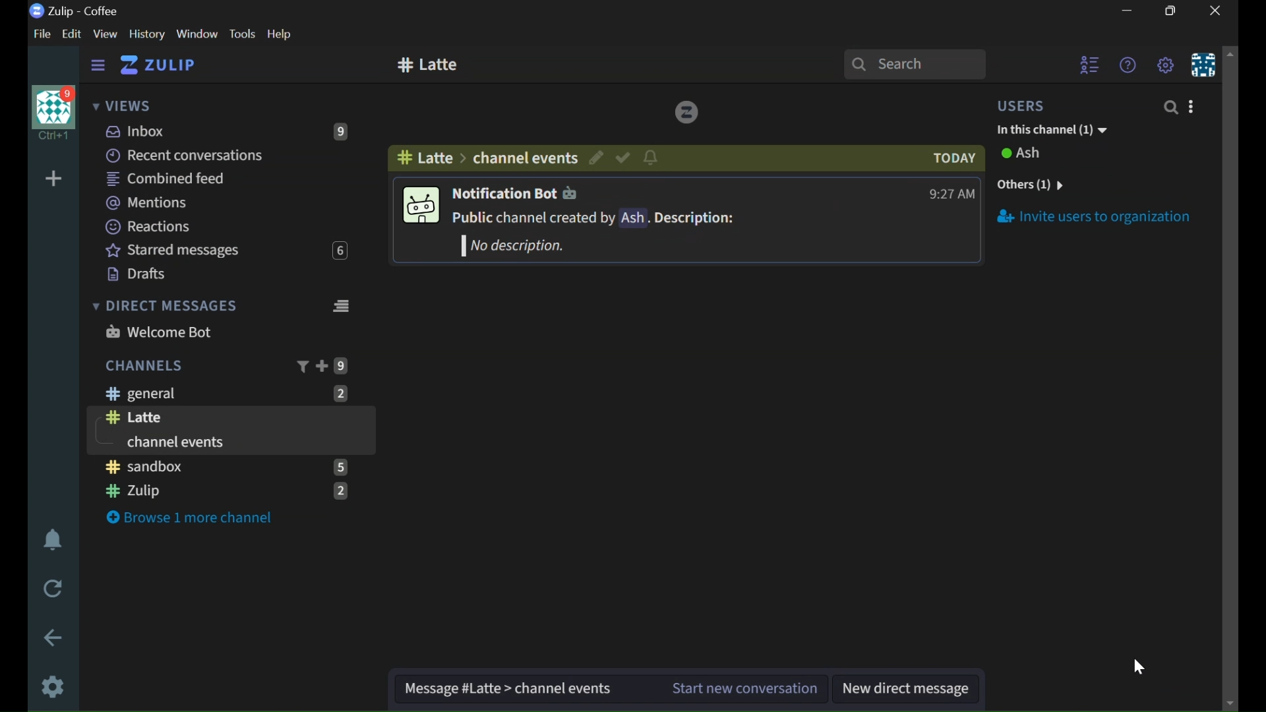 This screenshot has width=1266, height=712. I want to click on CLOSE, so click(1216, 11).